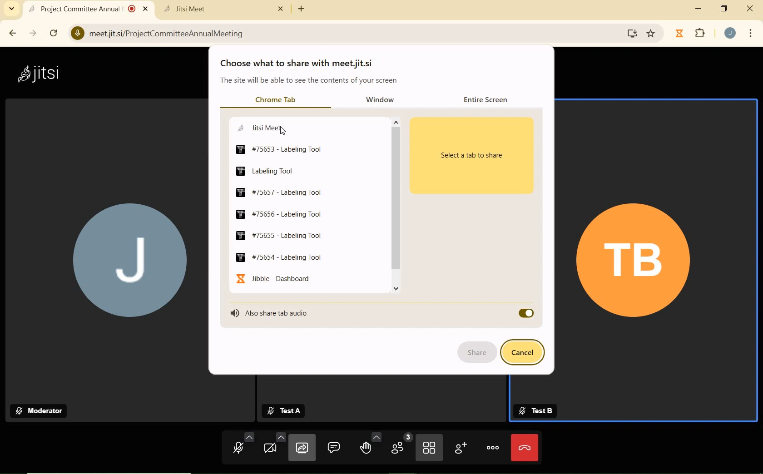  What do you see at coordinates (370, 444) in the screenshot?
I see `raise your hand` at bounding box center [370, 444].